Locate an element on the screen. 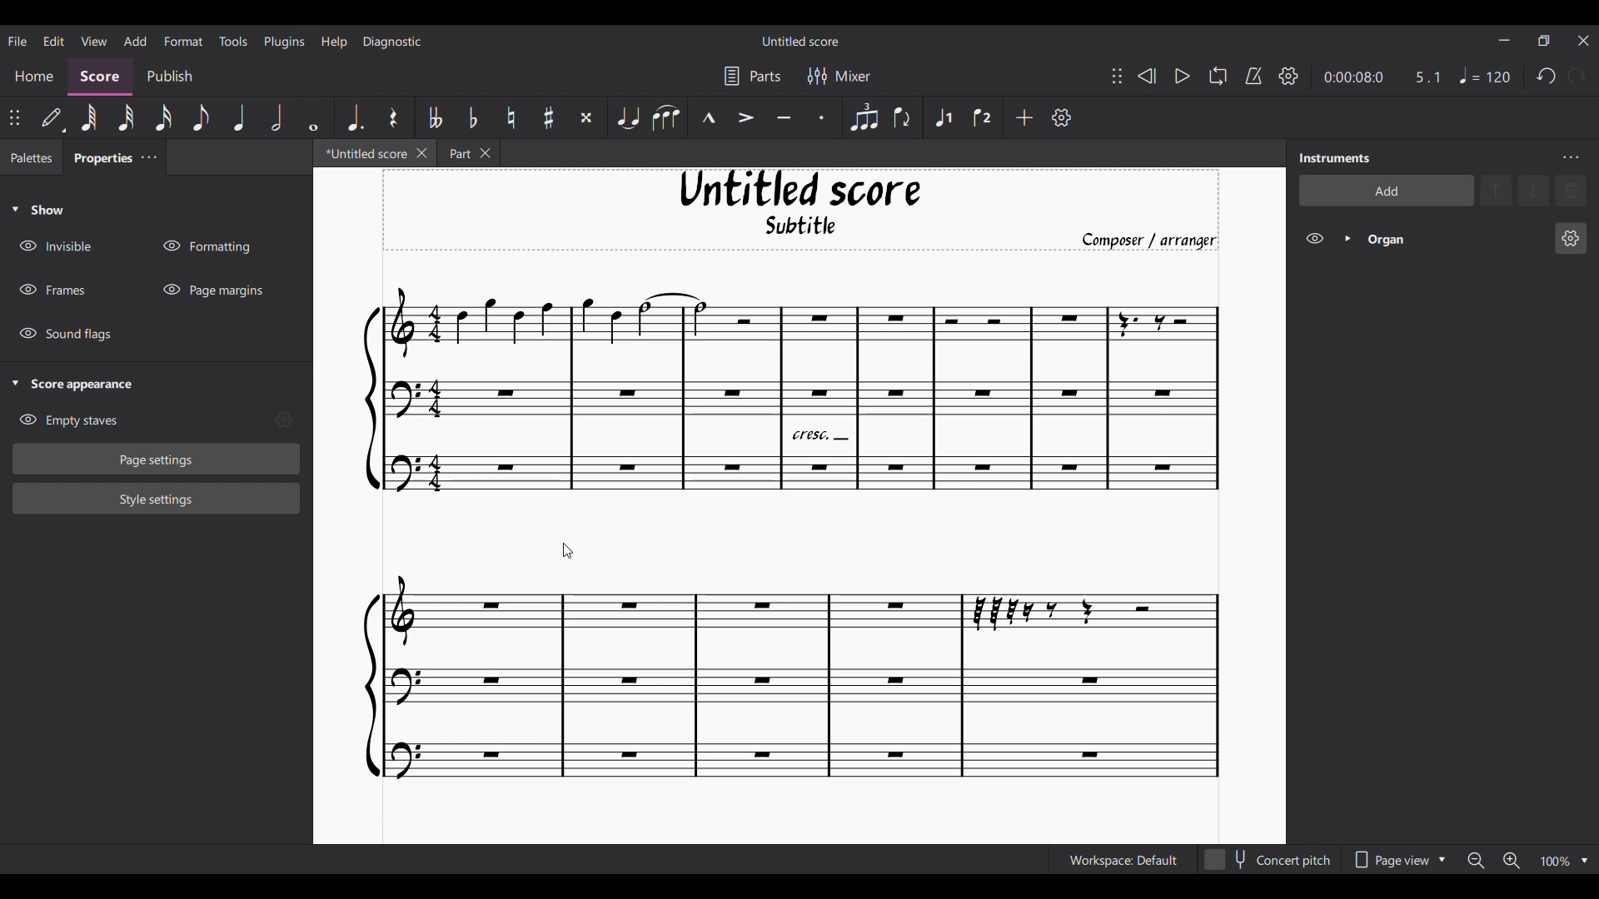 The image size is (1599, 899). Collapse Show is located at coordinates (37, 210).